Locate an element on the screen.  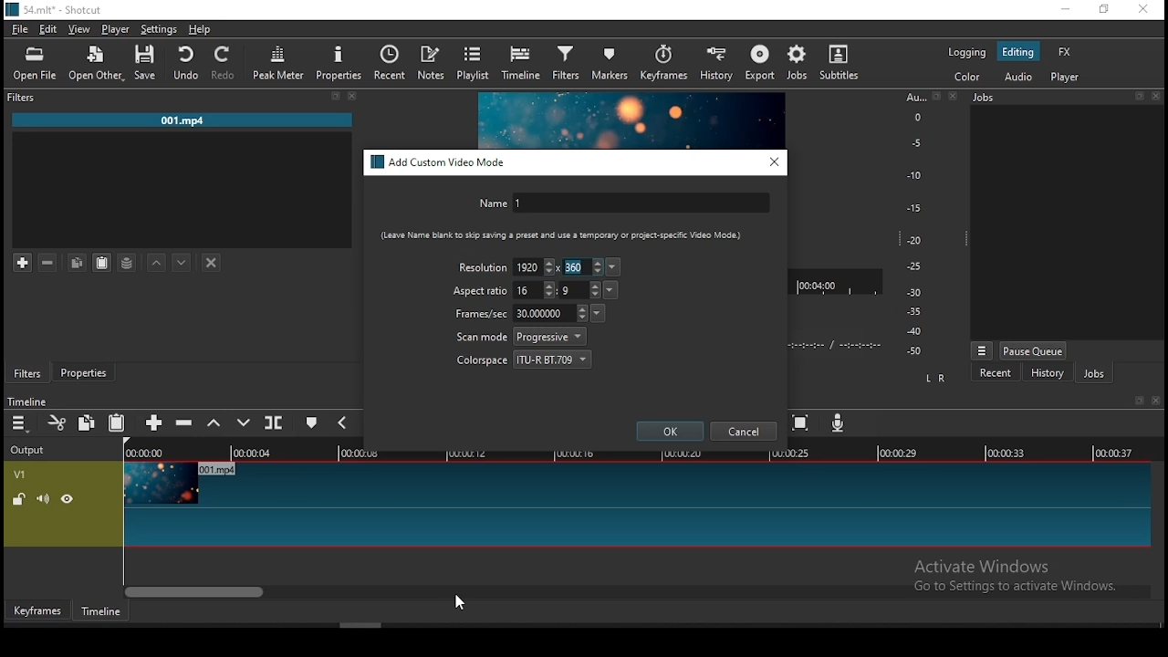
player is located at coordinates (117, 30).